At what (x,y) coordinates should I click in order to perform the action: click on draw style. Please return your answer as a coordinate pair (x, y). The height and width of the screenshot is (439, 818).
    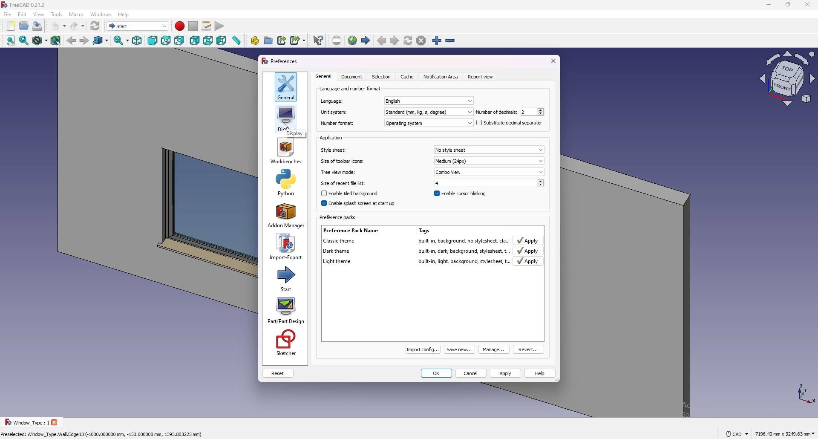
    Looking at the image, I should click on (40, 41).